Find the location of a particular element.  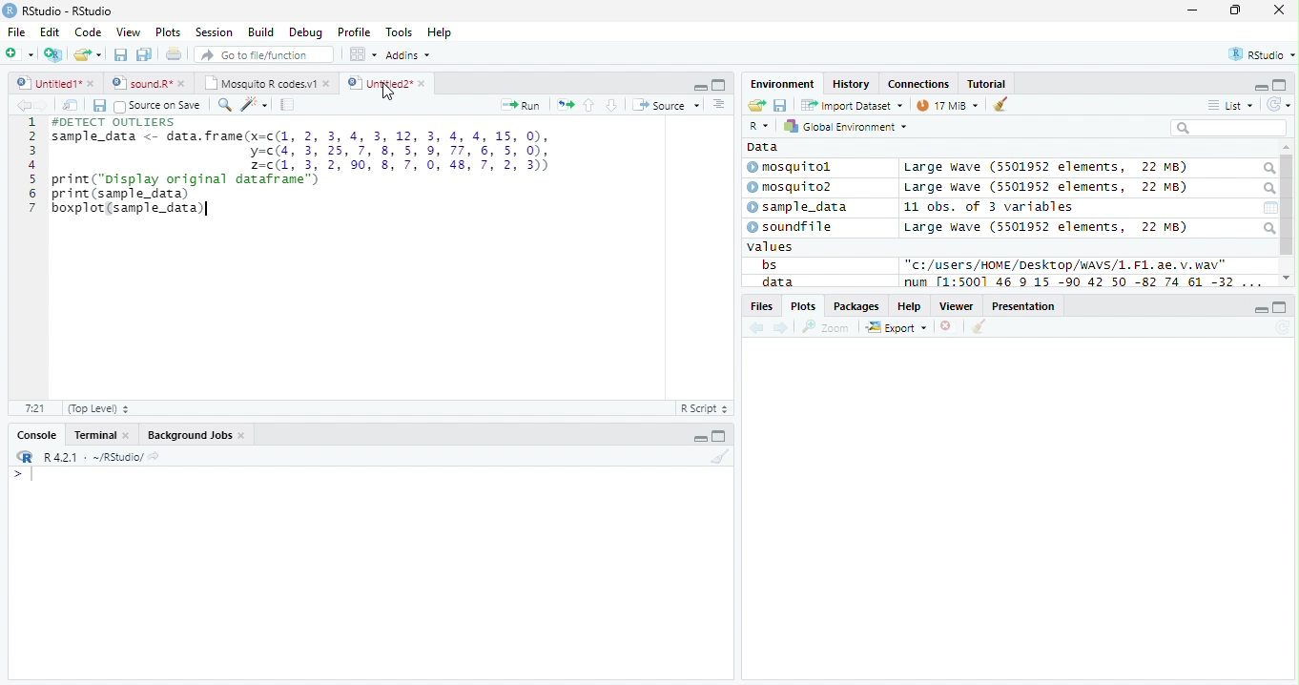

SEETECY ONTLIERS

sample_data <- data.frame(x—c(1, 2, 3, 4, 3, 12, 3, 4, 4, 15, 0),
y-c(4, 3, 25, 7, 8, 5, 9, 77, 6, 5, 0),
z=c(1, 3, 2, 9%, 8, 7, 0, 48, 7, 2, 3))

print("pisplay original dataframe™)

print (sample_data)

boxplot(sample_data)| is located at coordinates (303, 167).